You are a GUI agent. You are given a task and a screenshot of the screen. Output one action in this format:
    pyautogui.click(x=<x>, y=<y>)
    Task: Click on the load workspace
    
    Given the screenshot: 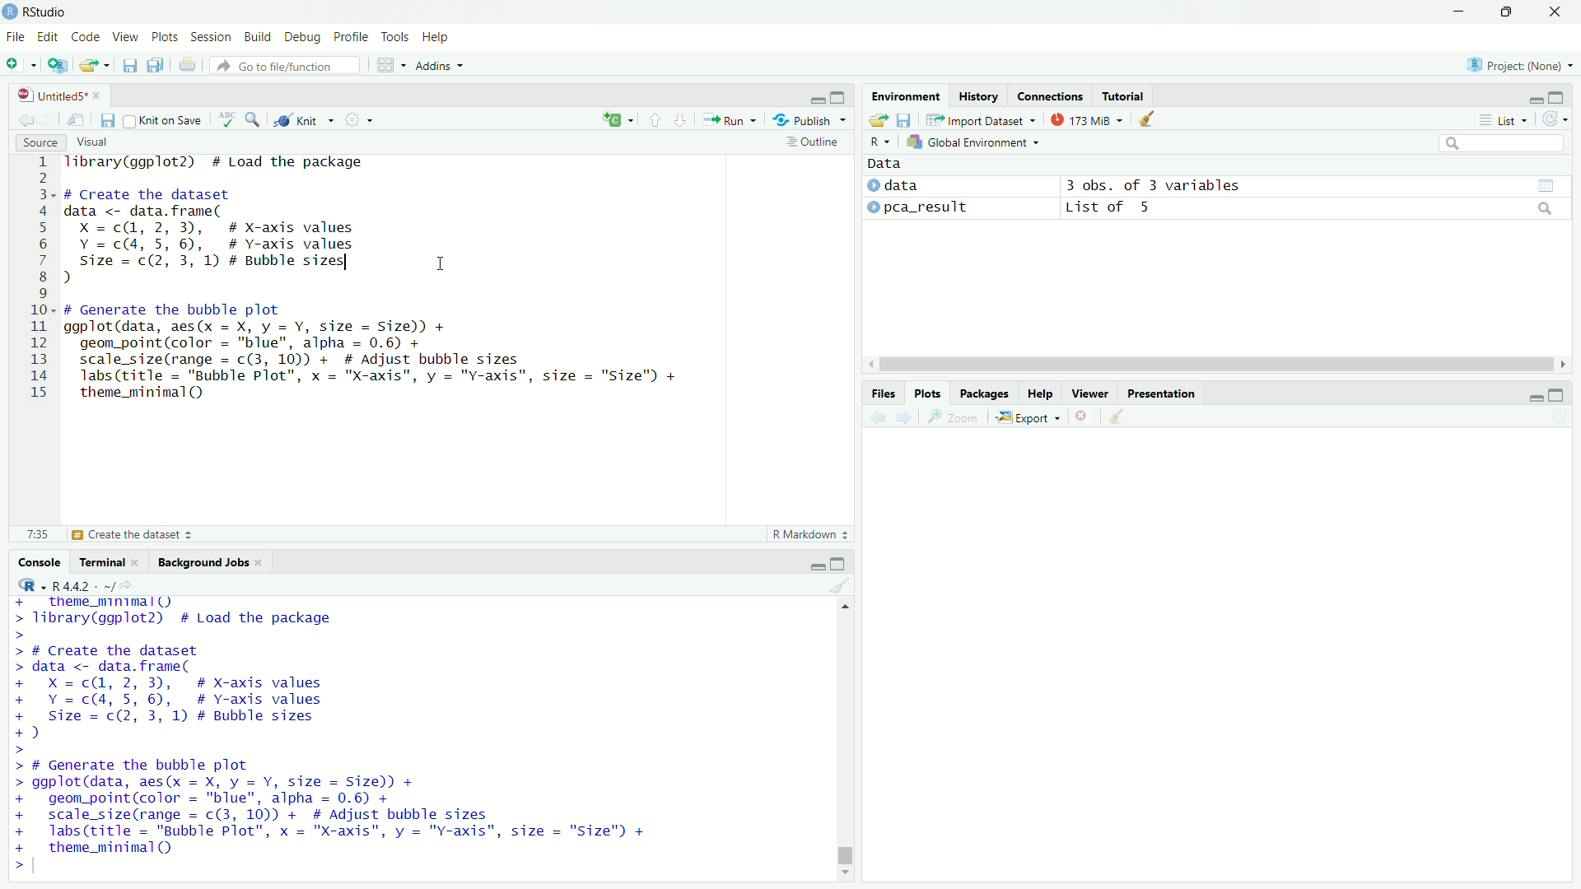 What is the action you would take?
    pyautogui.click(x=878, y=121)
    